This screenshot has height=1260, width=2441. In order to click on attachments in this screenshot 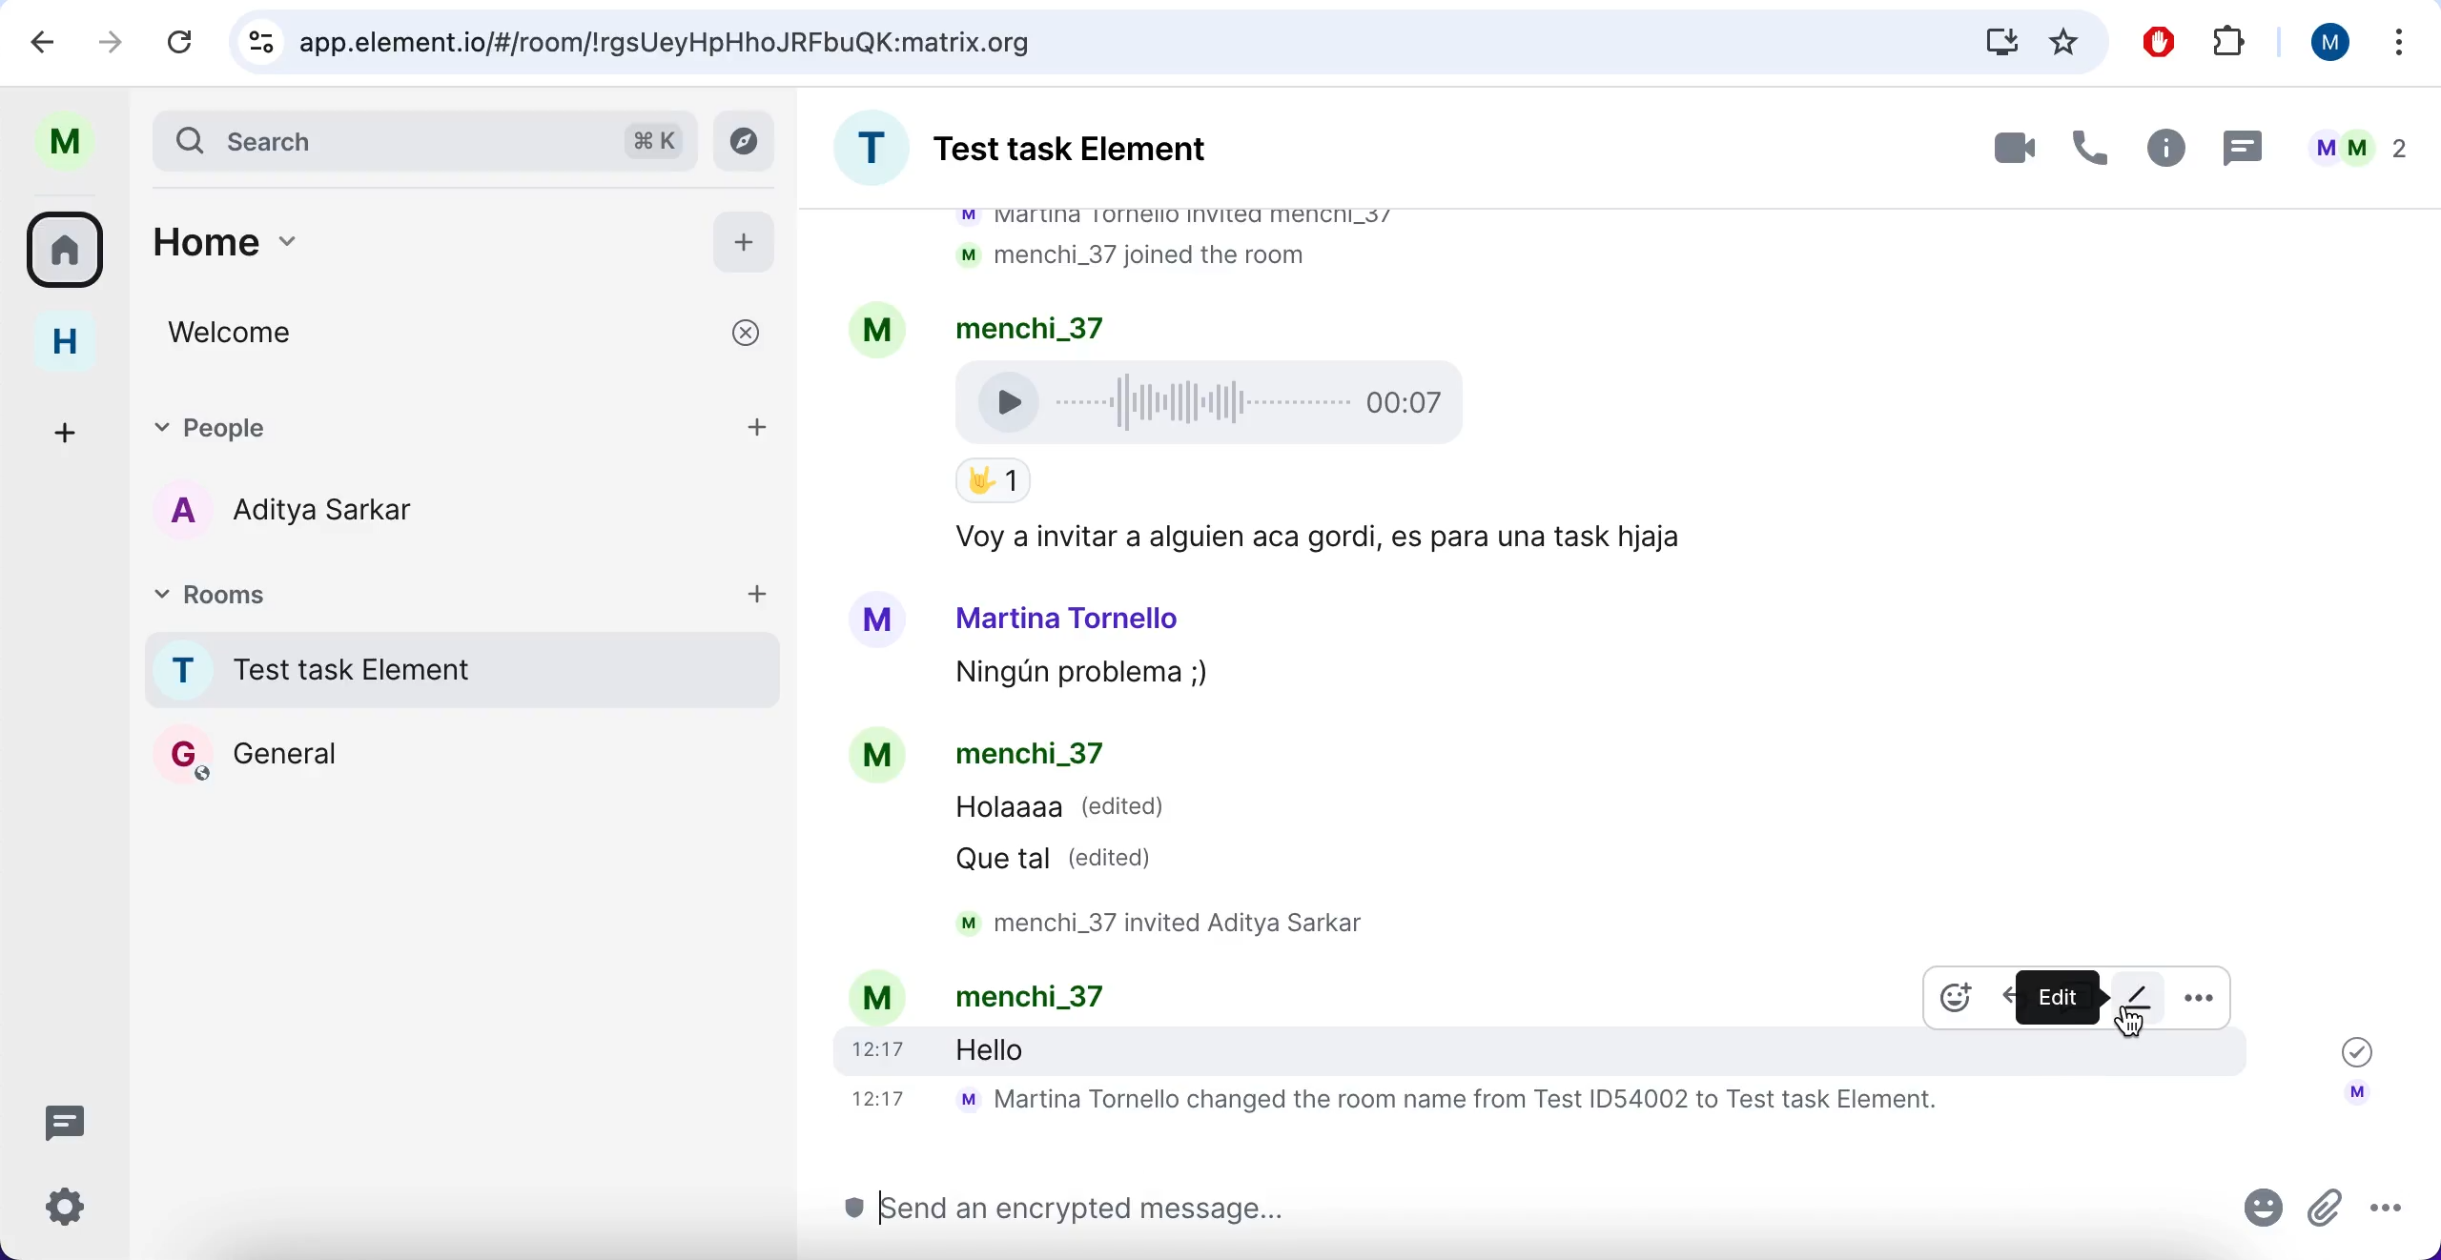, I will do `click(2325, 1219)`.